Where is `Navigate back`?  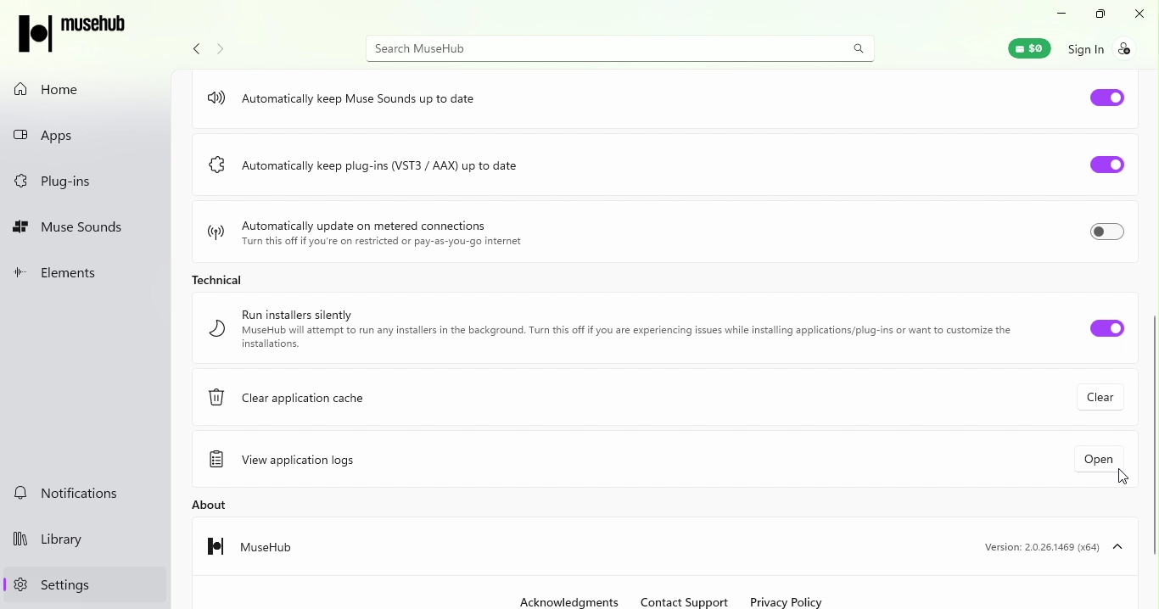
Navigate back is located at coordinates (193, 51).